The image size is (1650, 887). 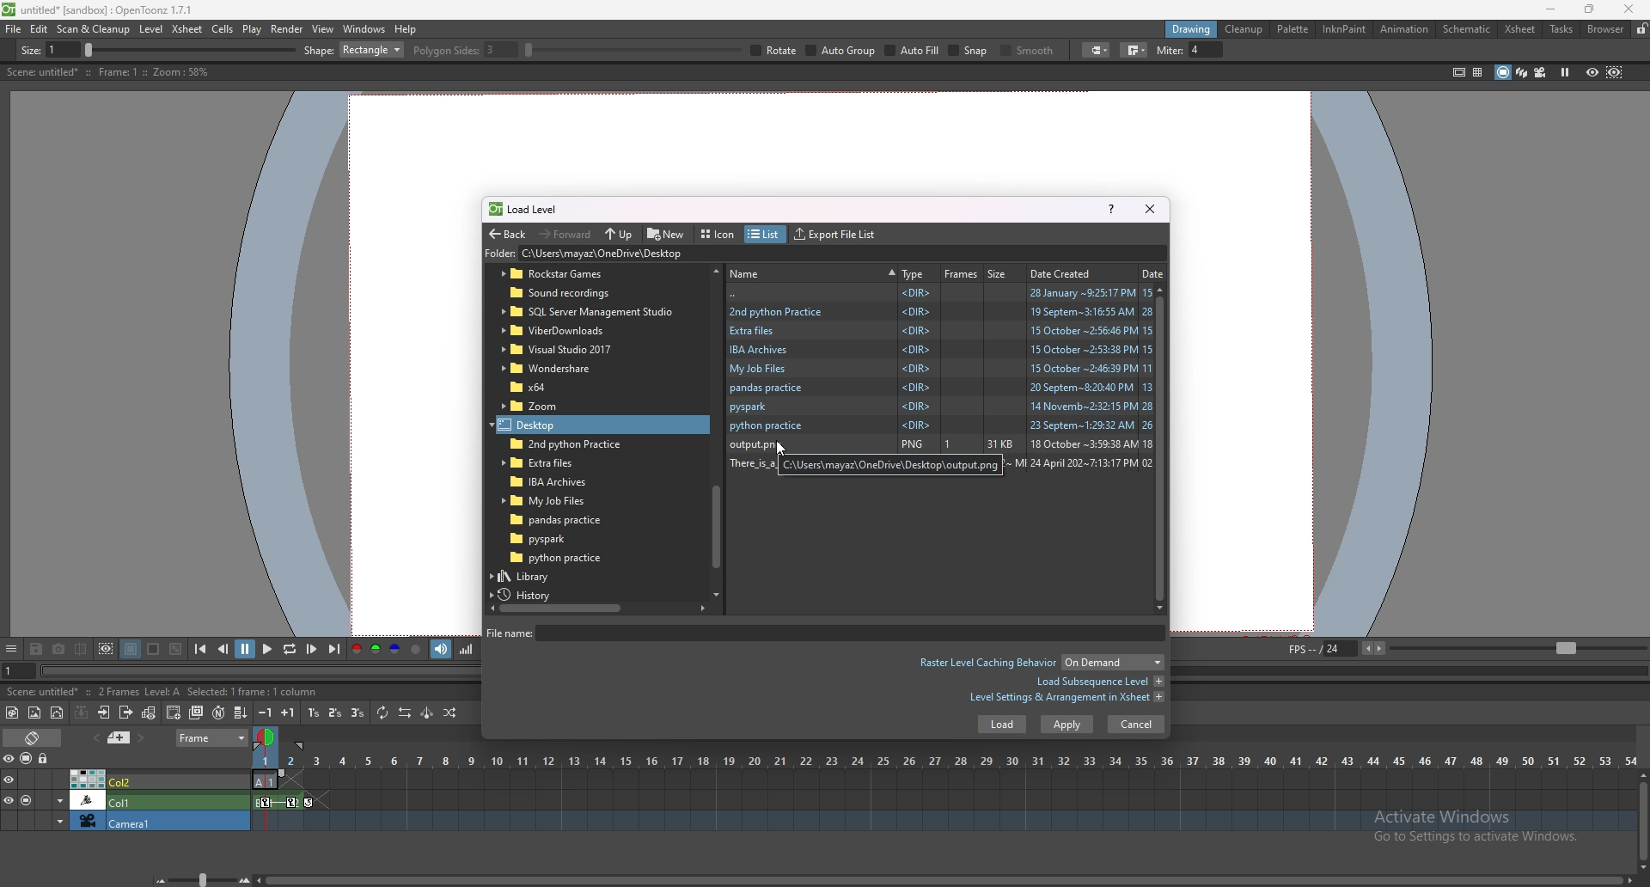 What do you see at coordinates (1001, 725) in the screenshot?
I see `load` at bounding box center [1001, 725].